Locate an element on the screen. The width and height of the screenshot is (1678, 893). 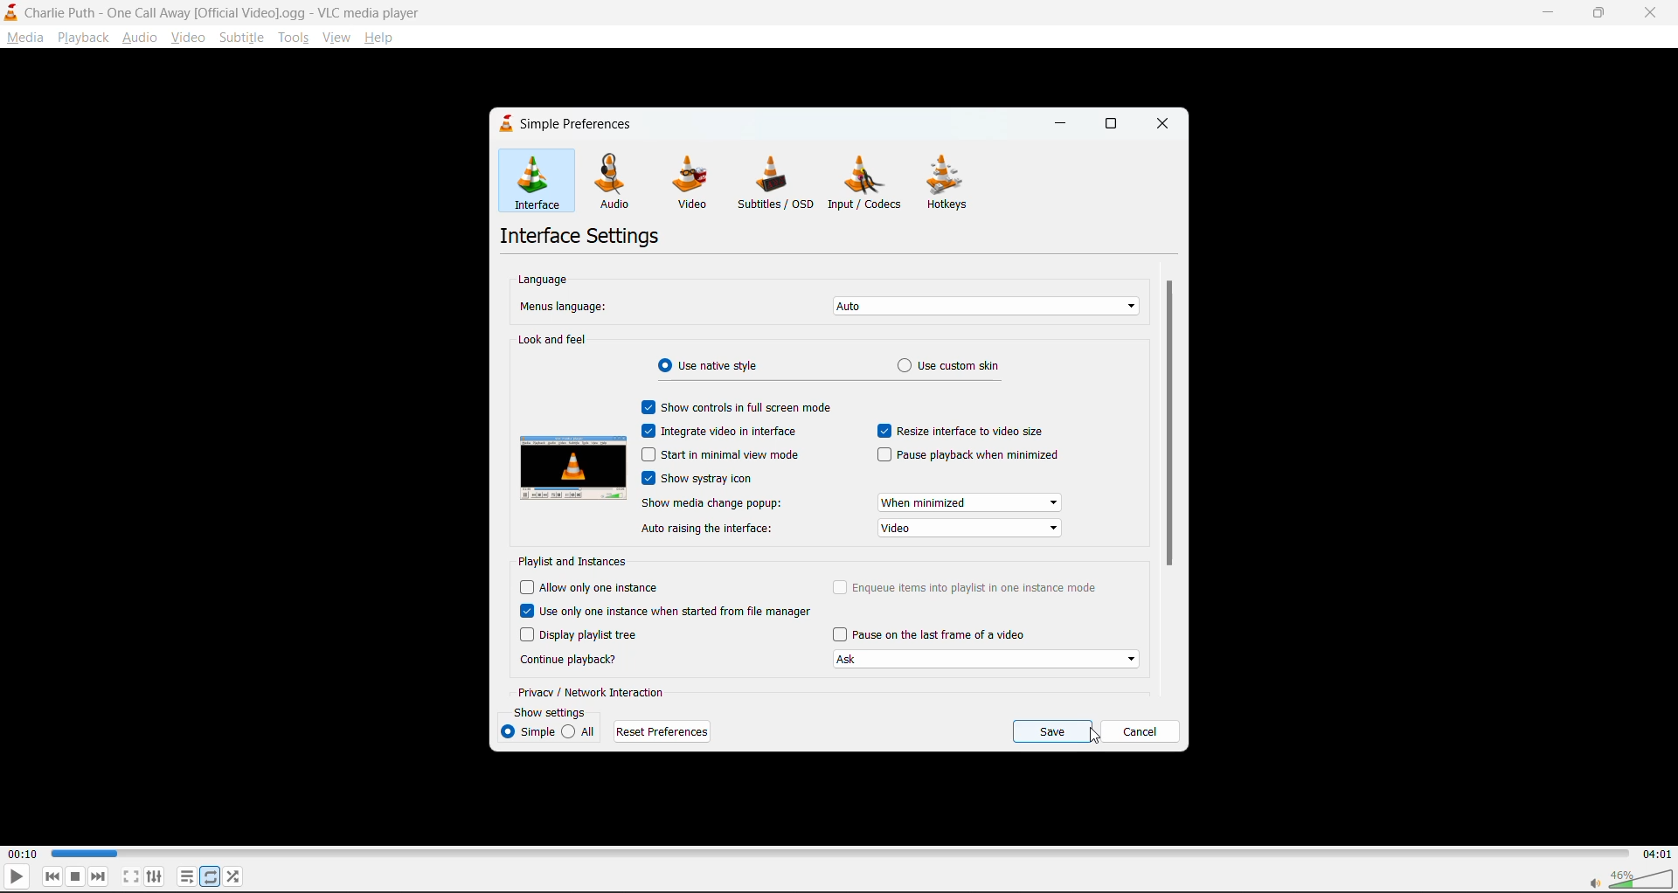
allow only one instance is located at coordinates (606, 589).